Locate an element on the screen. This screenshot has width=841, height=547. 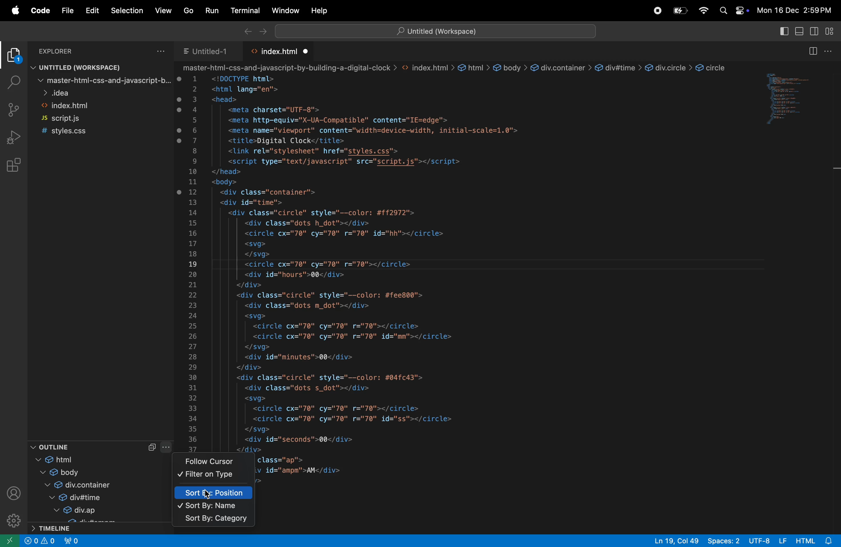
toggle secondary side bar is located at coordinates (816, 32).